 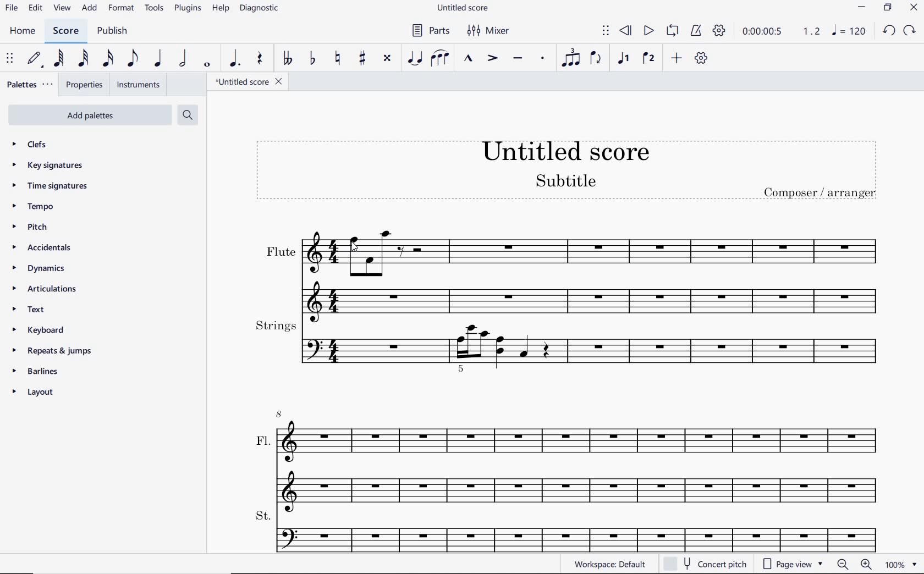 I want to click on WORKSPACE: DEFAULT, so click(x=609, y=565).